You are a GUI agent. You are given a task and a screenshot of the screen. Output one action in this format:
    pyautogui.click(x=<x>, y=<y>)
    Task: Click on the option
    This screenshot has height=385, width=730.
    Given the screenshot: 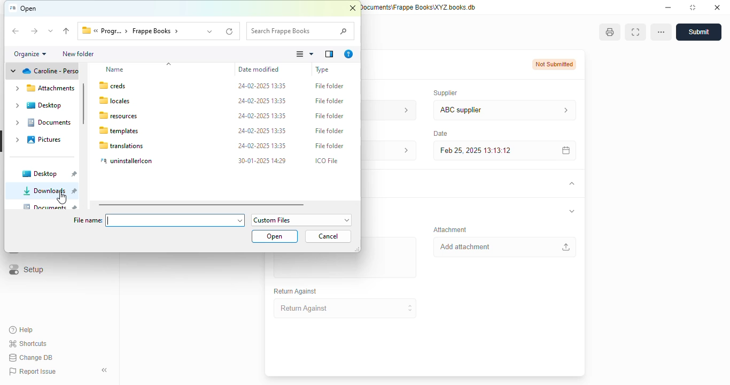 What is the action you would take?
    pyautogui.click(x=661, y=32)
    